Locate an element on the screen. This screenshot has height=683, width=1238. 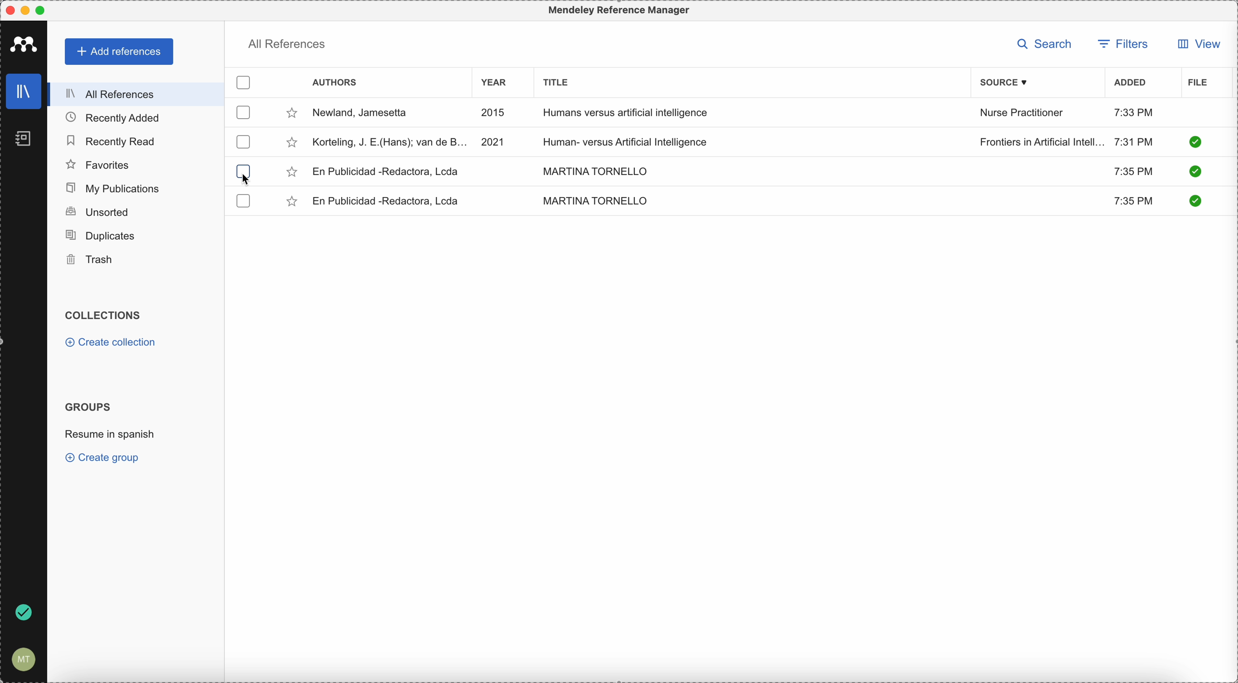
En Publicidad-Redactora, Lcda is located at coordinates (389, 201).